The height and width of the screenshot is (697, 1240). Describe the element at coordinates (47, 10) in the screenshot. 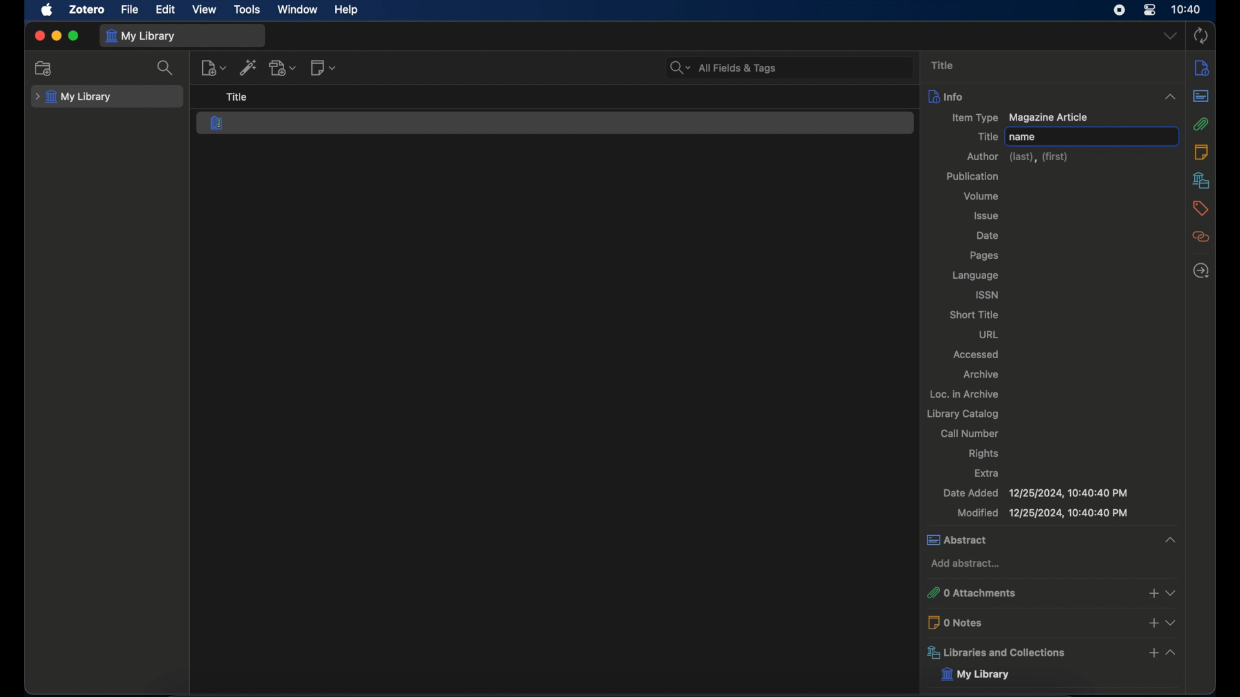

I see `apple` at that location.